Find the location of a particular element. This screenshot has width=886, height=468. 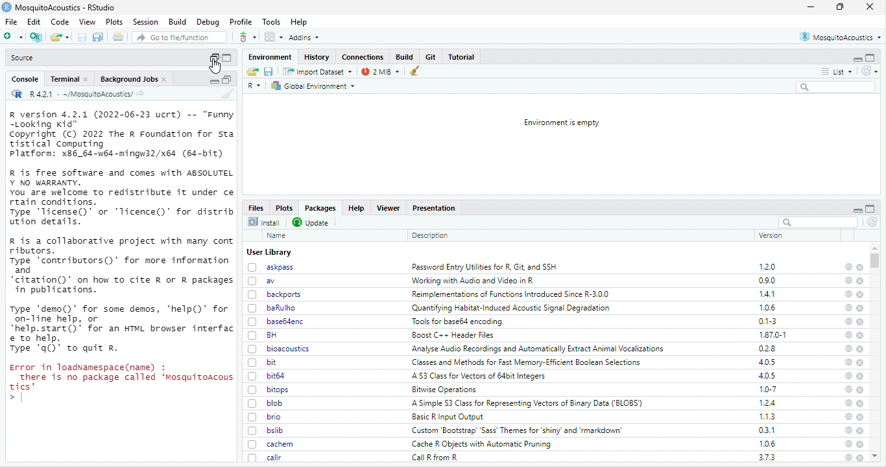

create a project is located at coordinates (36, 37).